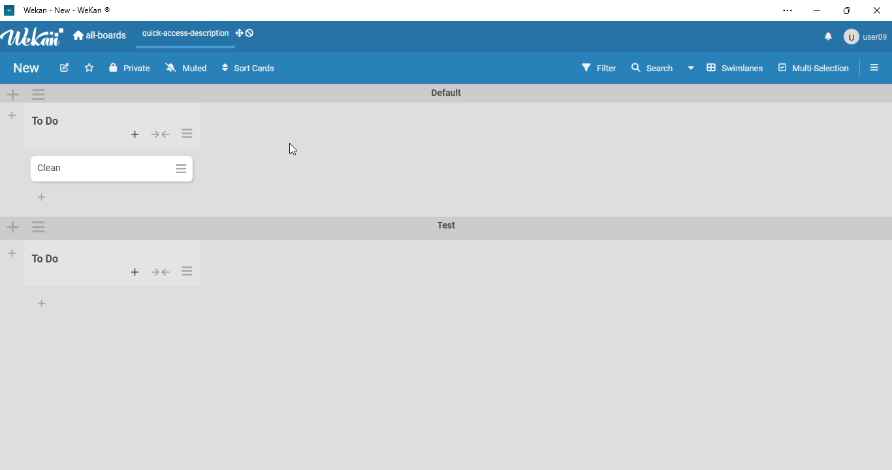  I want to click on sort cards, so click(248, 67).